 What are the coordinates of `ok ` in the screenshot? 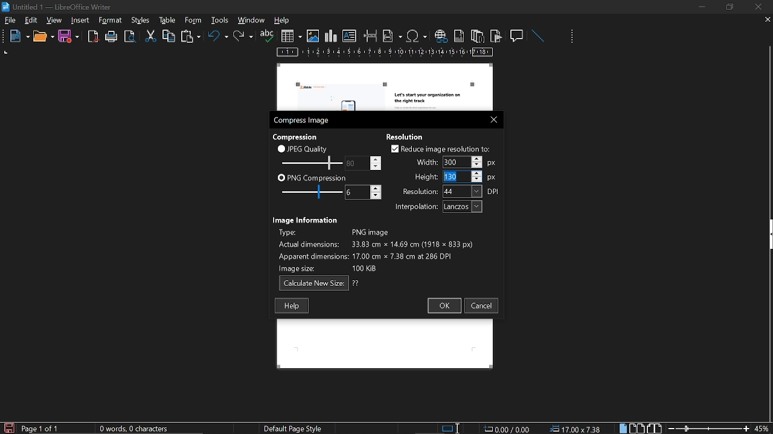 It's located at (443, 306).